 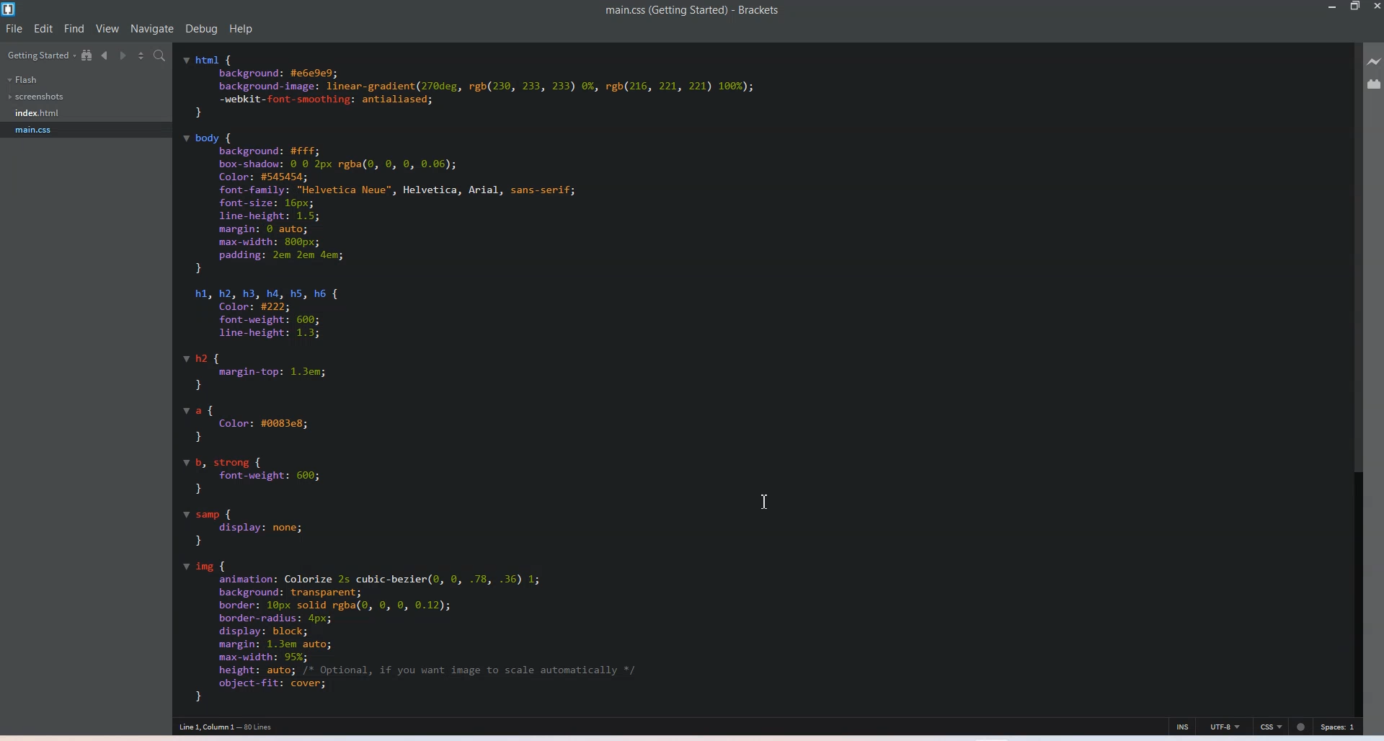 What do you see at coordinates (107, 28) in the screenshot?
I see `View` at bounding box center [107, 28].